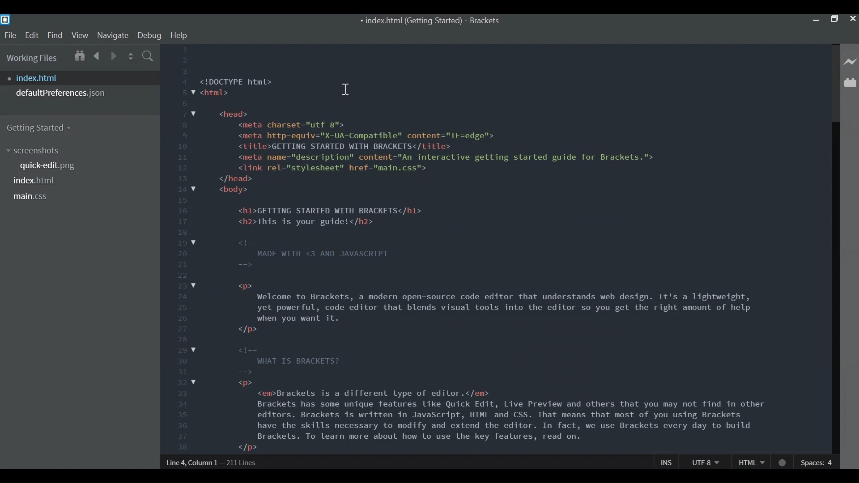 This screenshot has height=483, width=859. Describe the element at coordinates (35, 151) in the screenshot. I see `screenshots` at that location.